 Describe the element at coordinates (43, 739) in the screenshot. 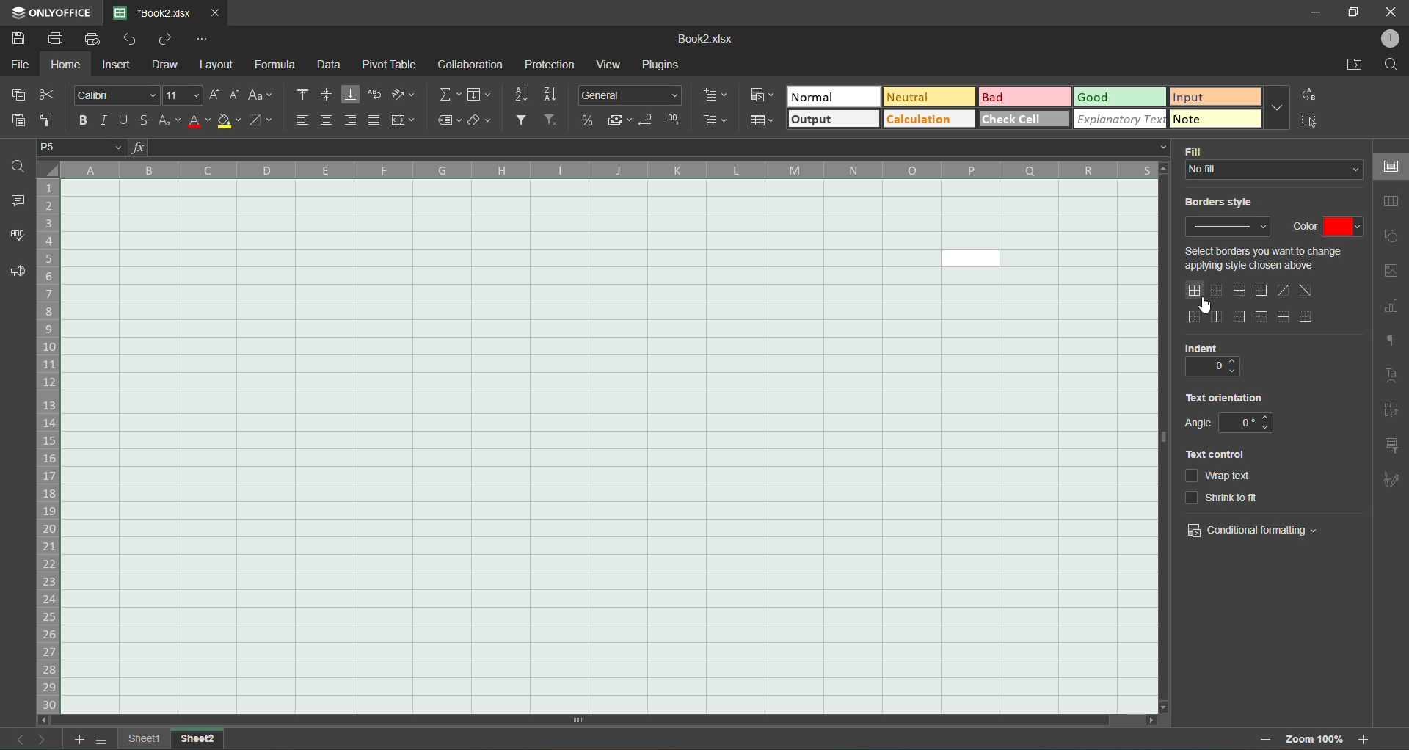

I see `next` at that location.